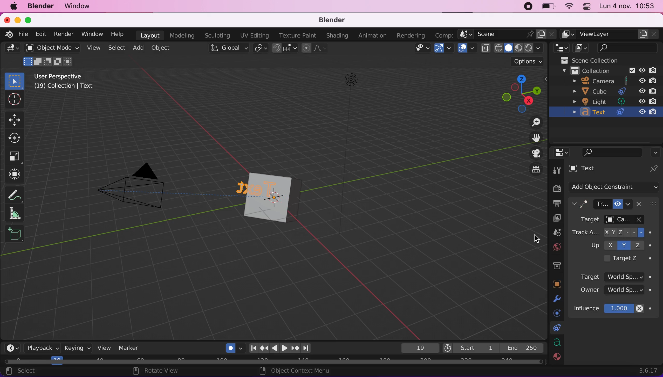 This screenshot has width=663, height=377. Describe the element at coordinates (564, 152) in the screenshot. I see `editor type` at that location.